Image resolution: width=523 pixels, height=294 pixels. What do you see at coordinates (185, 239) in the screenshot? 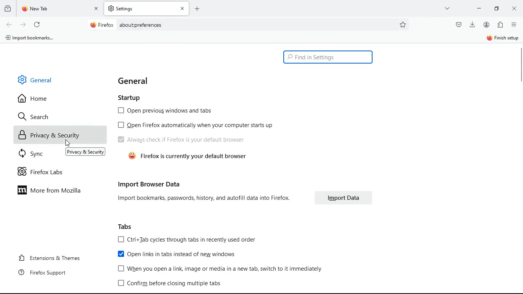
I see `[J Ctrl+Tab cycles through tabs in recently used order` at bounding box center [185, 239].